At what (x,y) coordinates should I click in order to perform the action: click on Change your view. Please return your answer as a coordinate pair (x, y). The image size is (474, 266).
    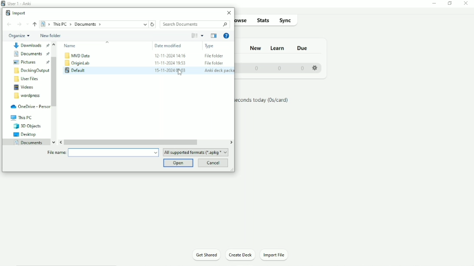
    Looking at the image, I should click on (194, 36).